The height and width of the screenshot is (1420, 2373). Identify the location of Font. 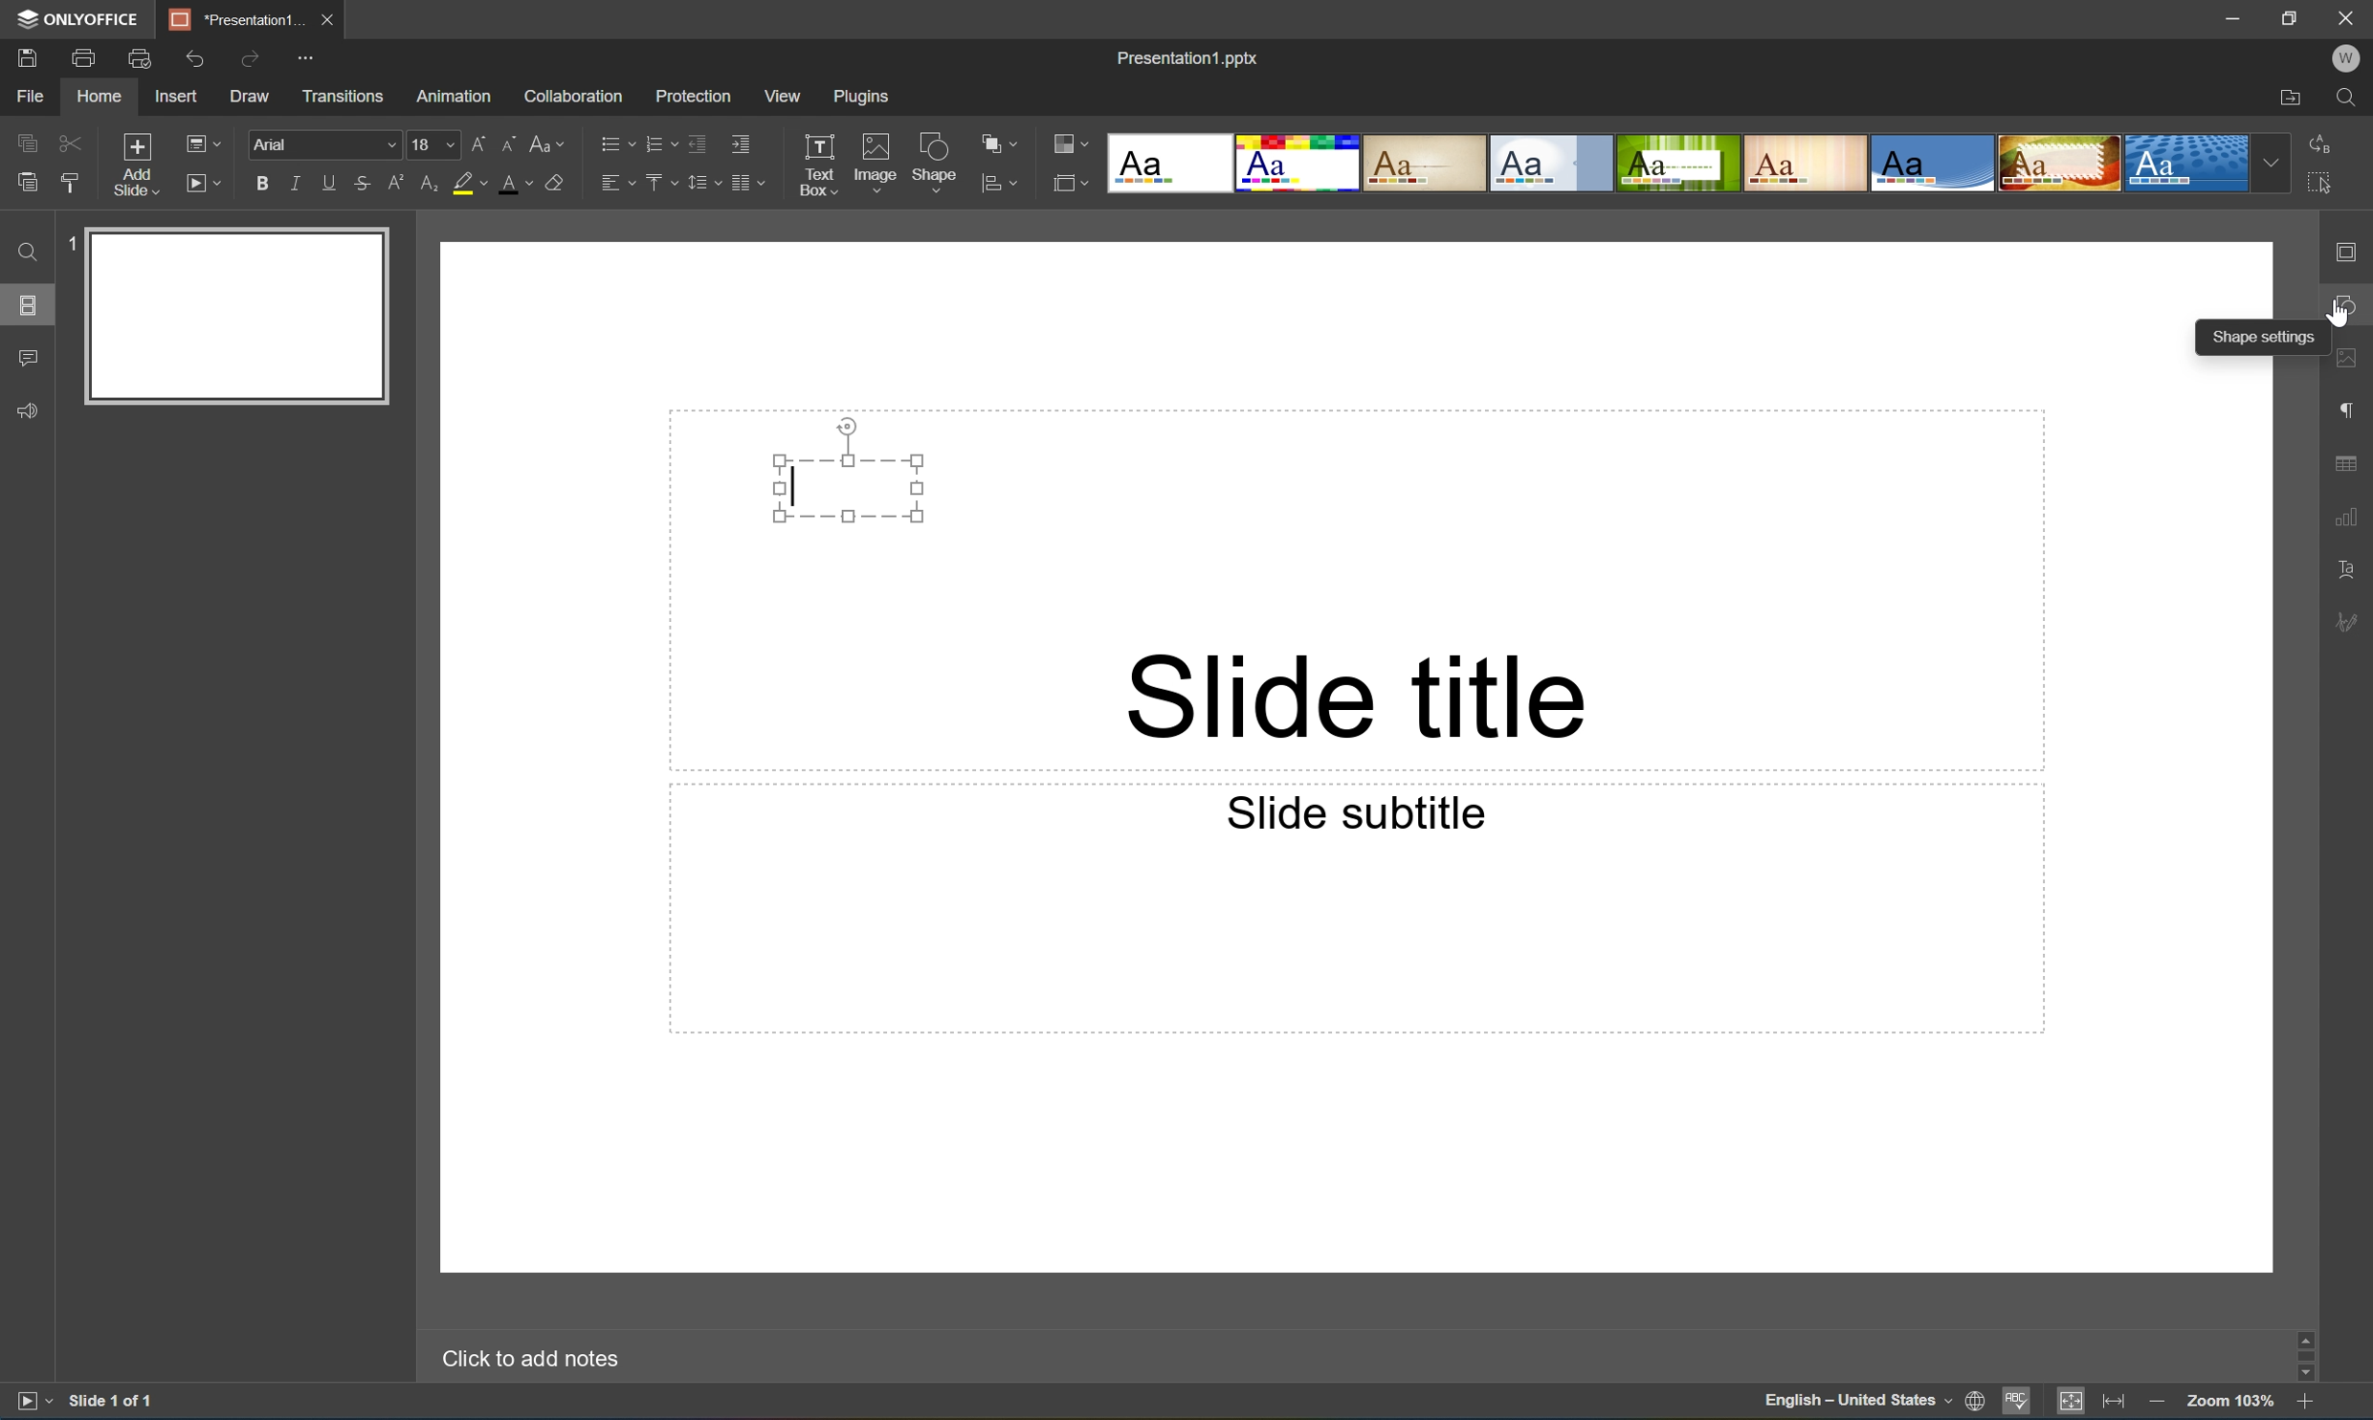
(328, 145).